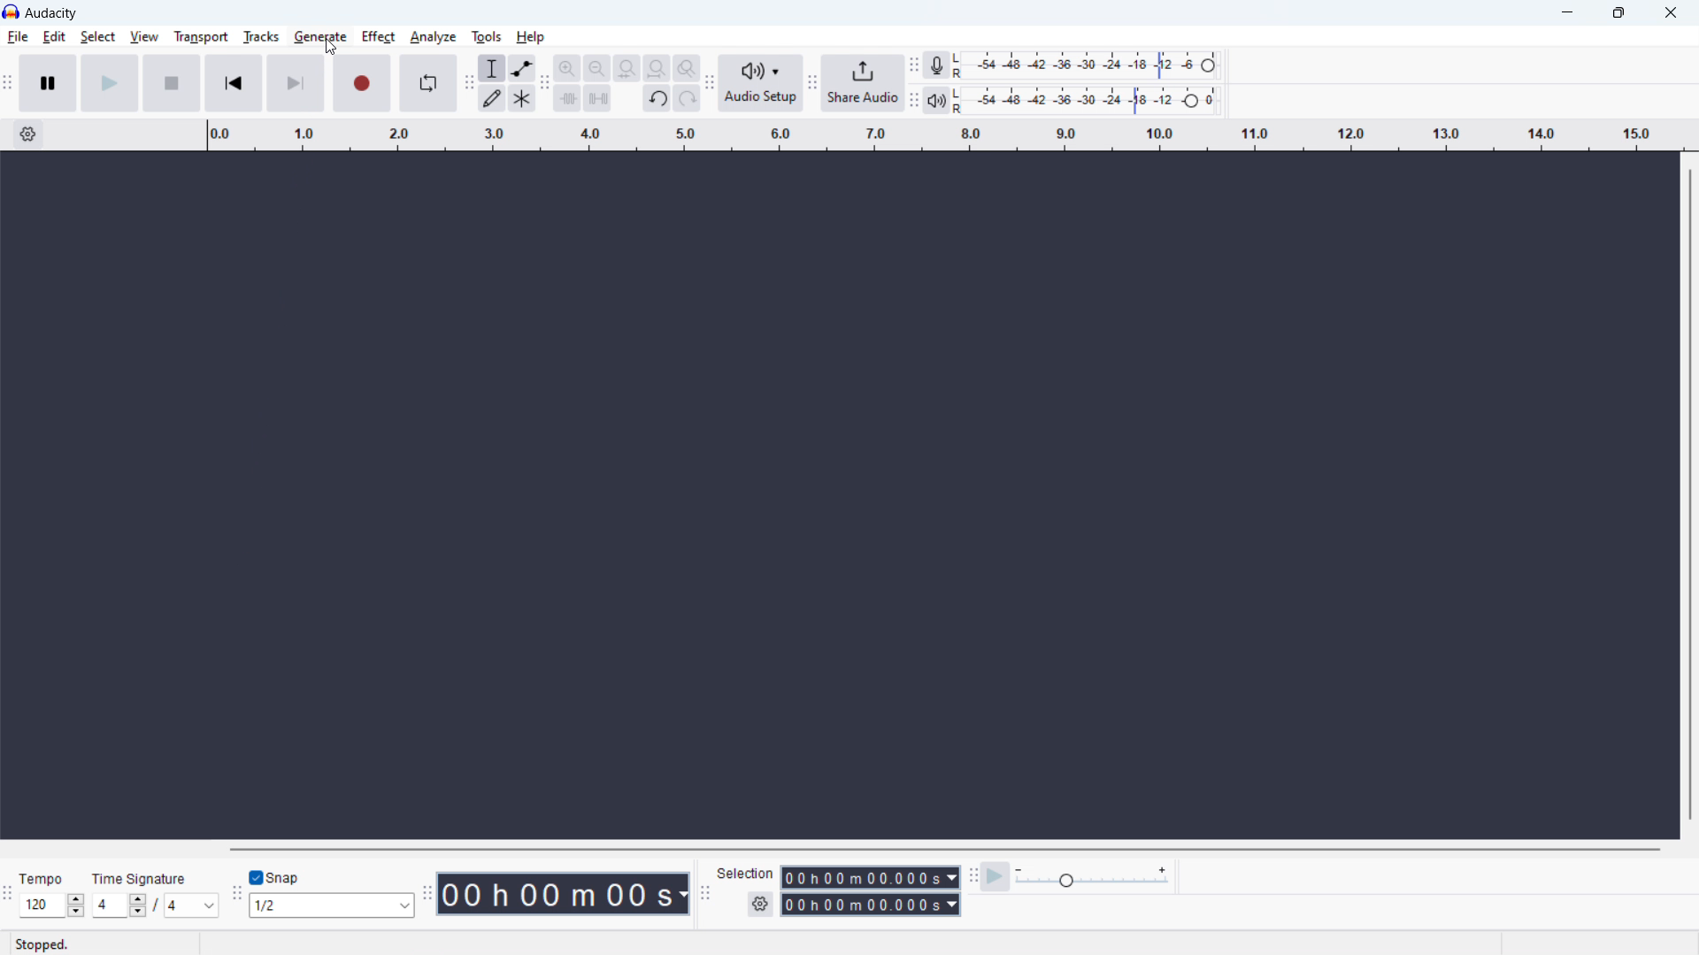  Describe the element at coordinates (627, 67) in the screenshot. I see `fit selection to width` at that location.